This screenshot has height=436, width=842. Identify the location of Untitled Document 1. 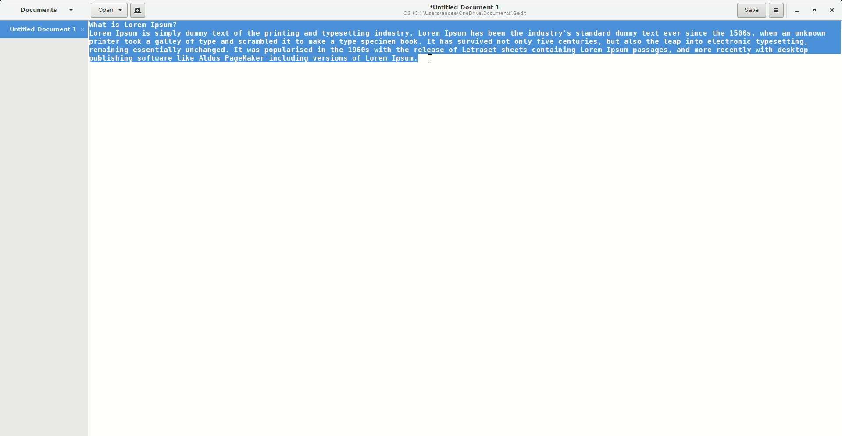
(466, 10).